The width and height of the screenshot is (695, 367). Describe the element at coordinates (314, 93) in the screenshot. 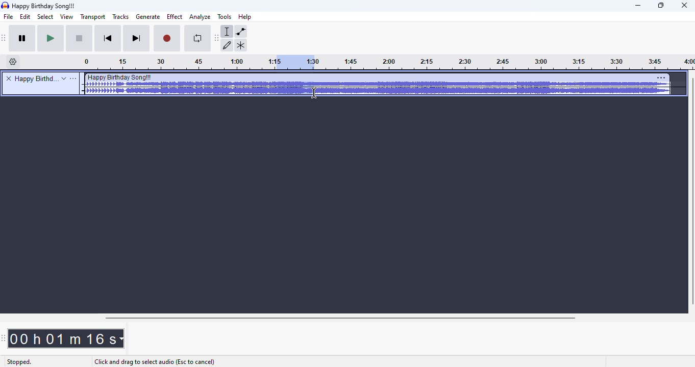

I see `I beam cursor` at that location.